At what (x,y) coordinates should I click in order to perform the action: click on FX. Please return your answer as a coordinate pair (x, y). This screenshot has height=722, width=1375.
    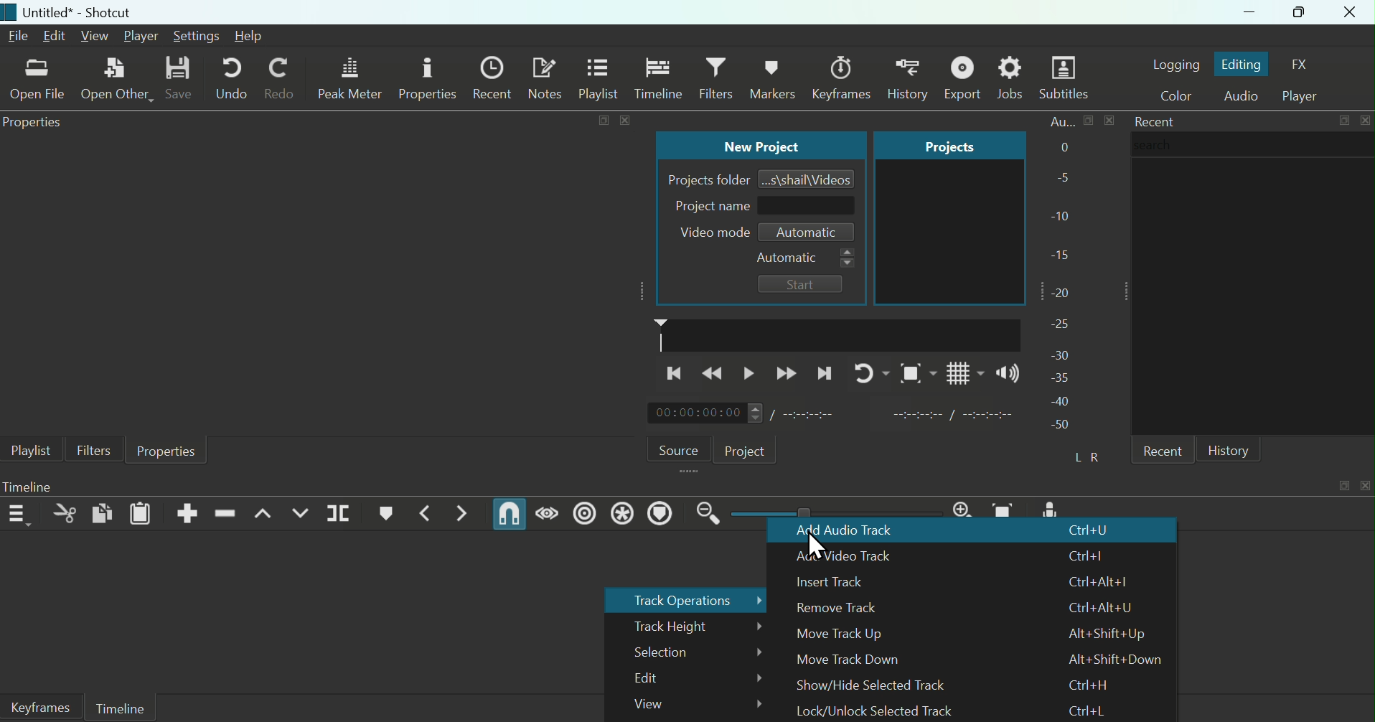
    Looking at the image, I should click on (1306, 65).